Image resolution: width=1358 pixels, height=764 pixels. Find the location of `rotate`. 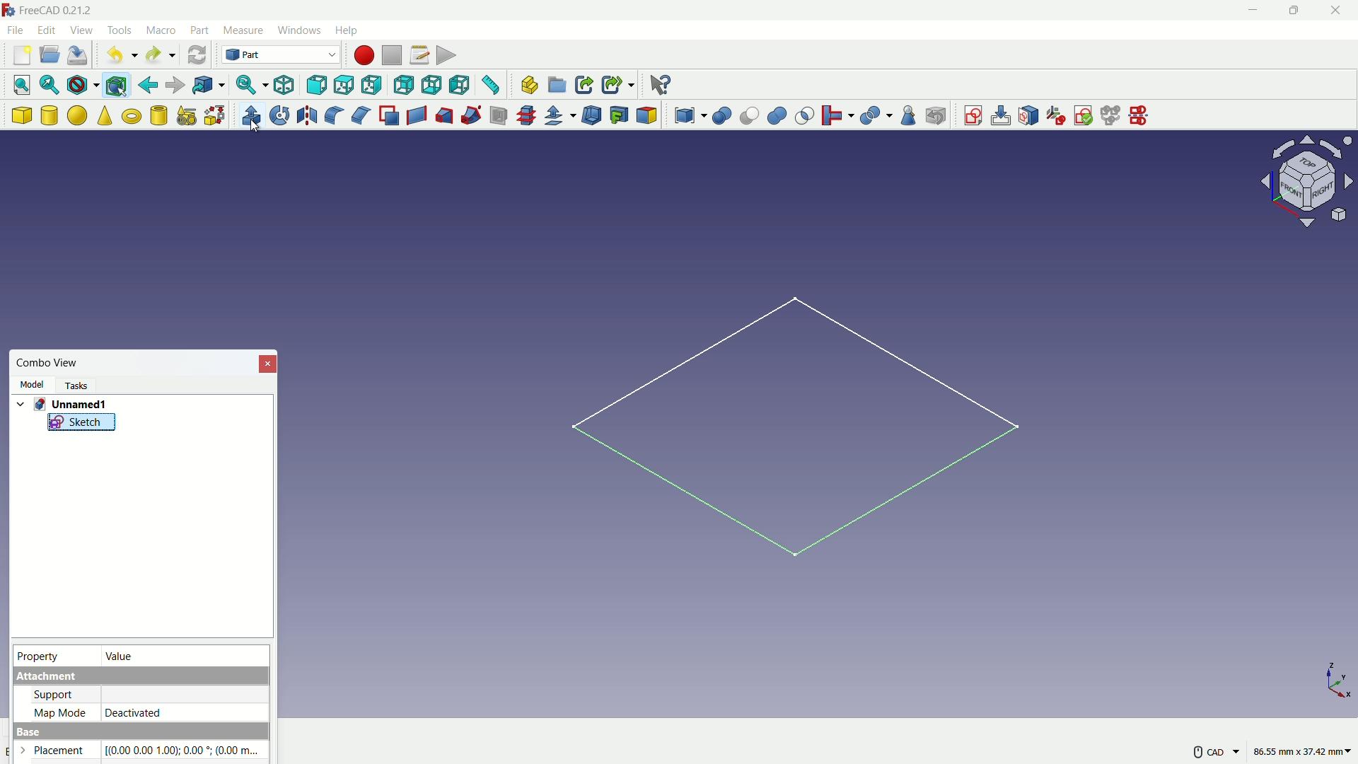

rotate is located at coordinates (281, 115).